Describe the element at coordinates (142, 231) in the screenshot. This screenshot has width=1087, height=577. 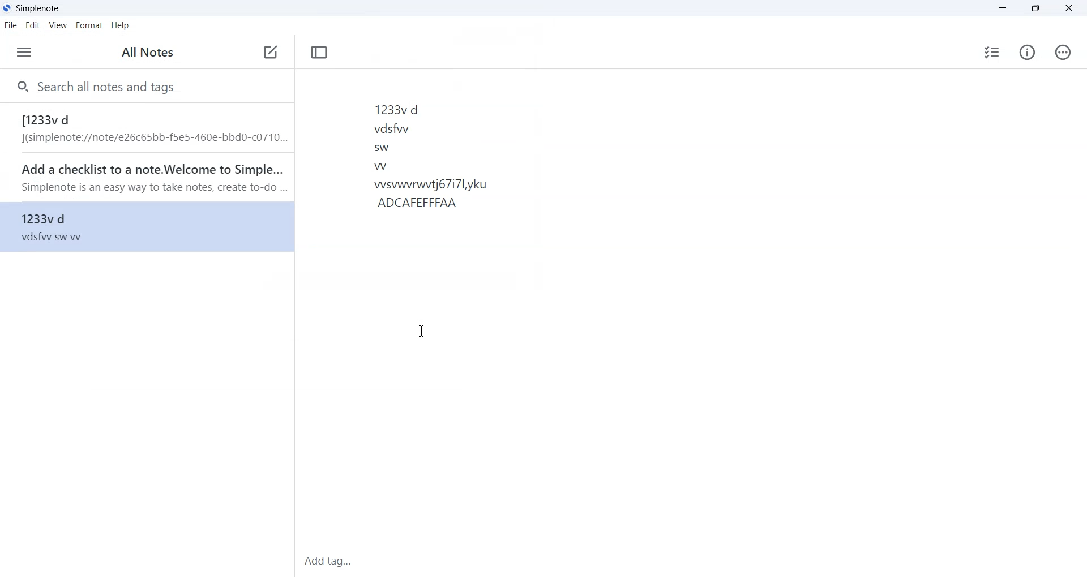
I see `1233v d ` at that location.